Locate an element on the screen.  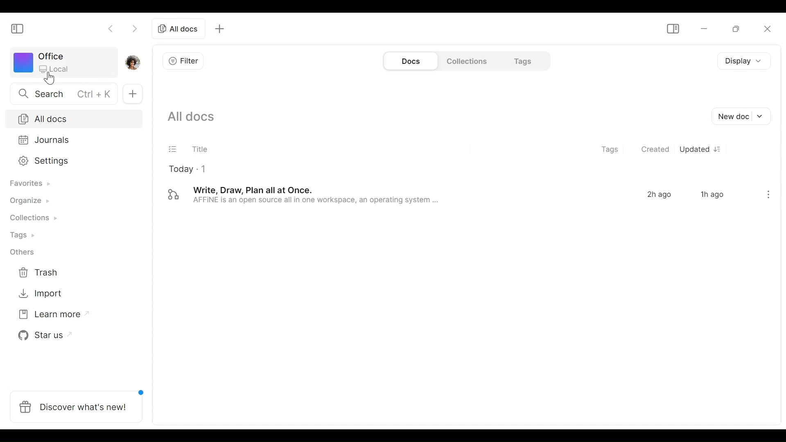
New tab is located at coordinates (219, 28).